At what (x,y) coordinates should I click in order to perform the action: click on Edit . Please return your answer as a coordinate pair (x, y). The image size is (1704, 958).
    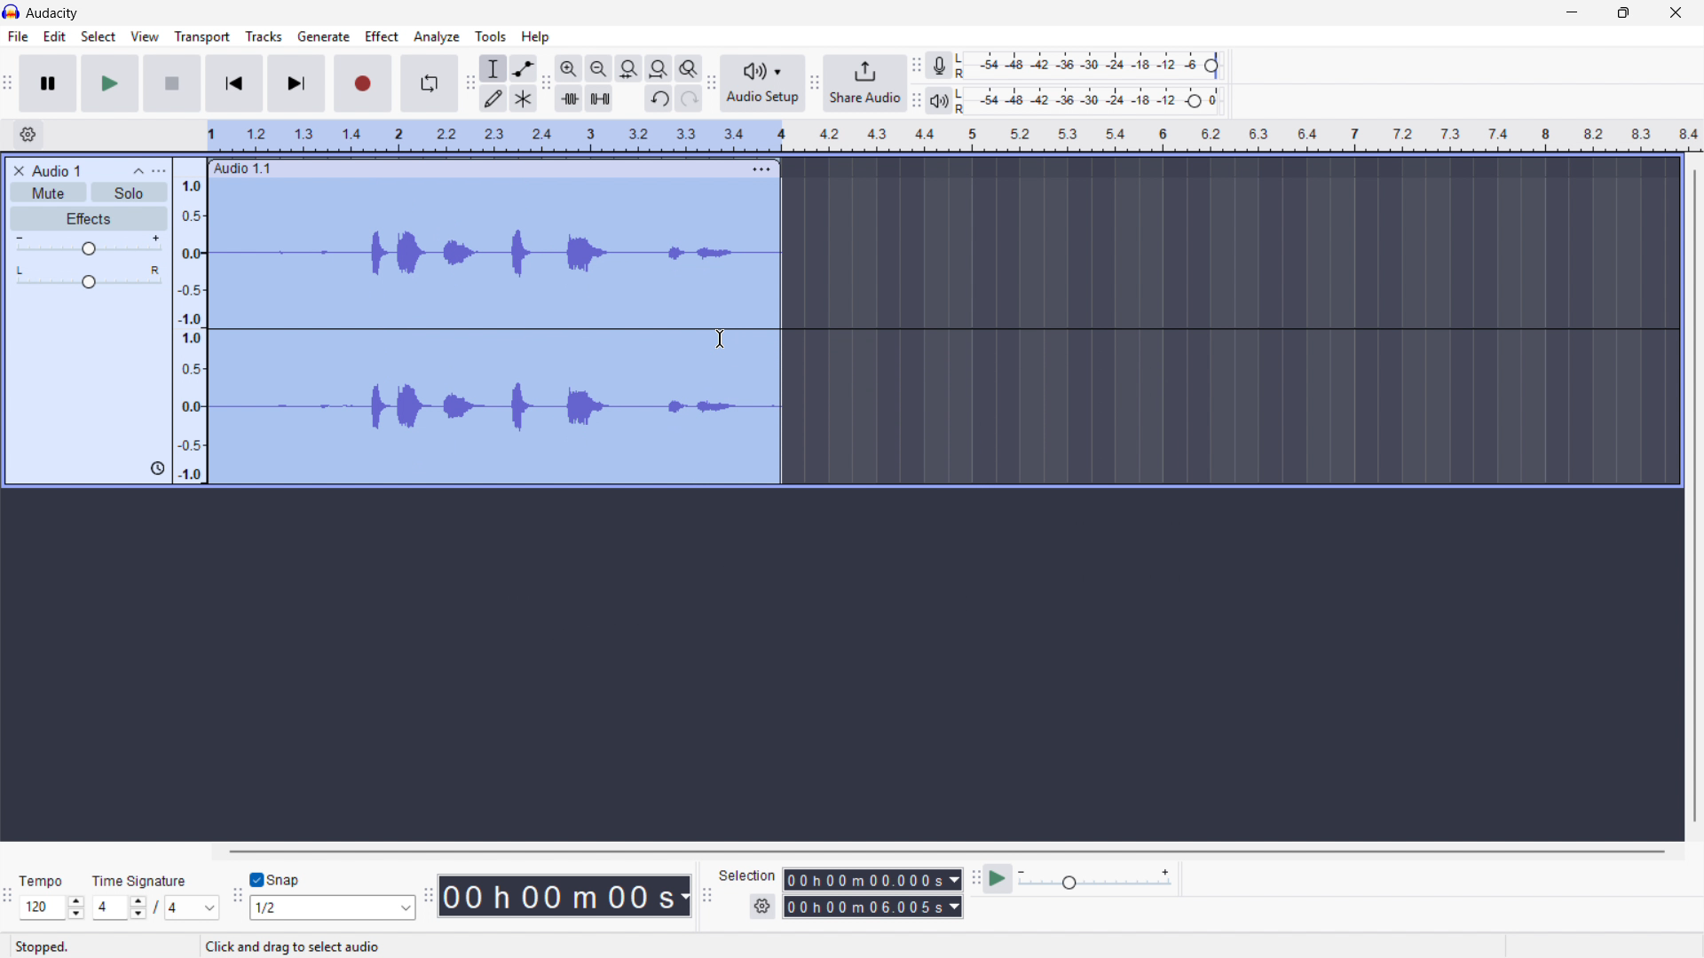
    Looking at the image, I should click on (55, 36).